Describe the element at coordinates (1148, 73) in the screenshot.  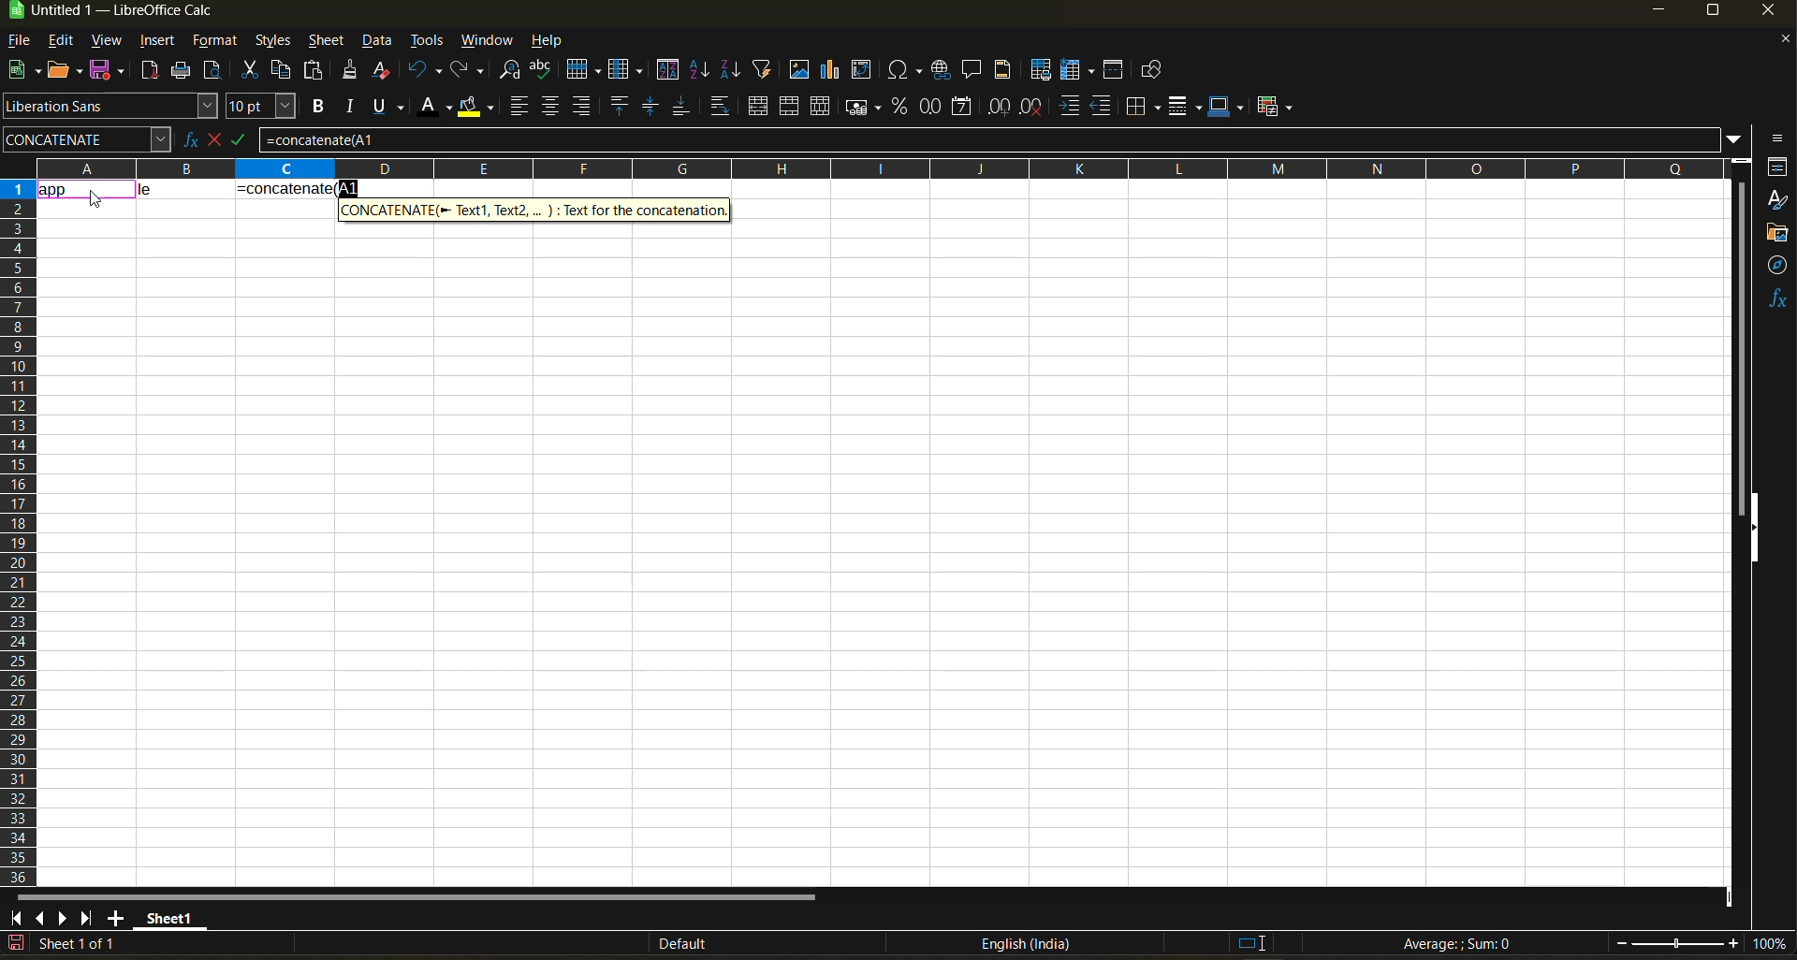
I see `show draw functions` at that location.